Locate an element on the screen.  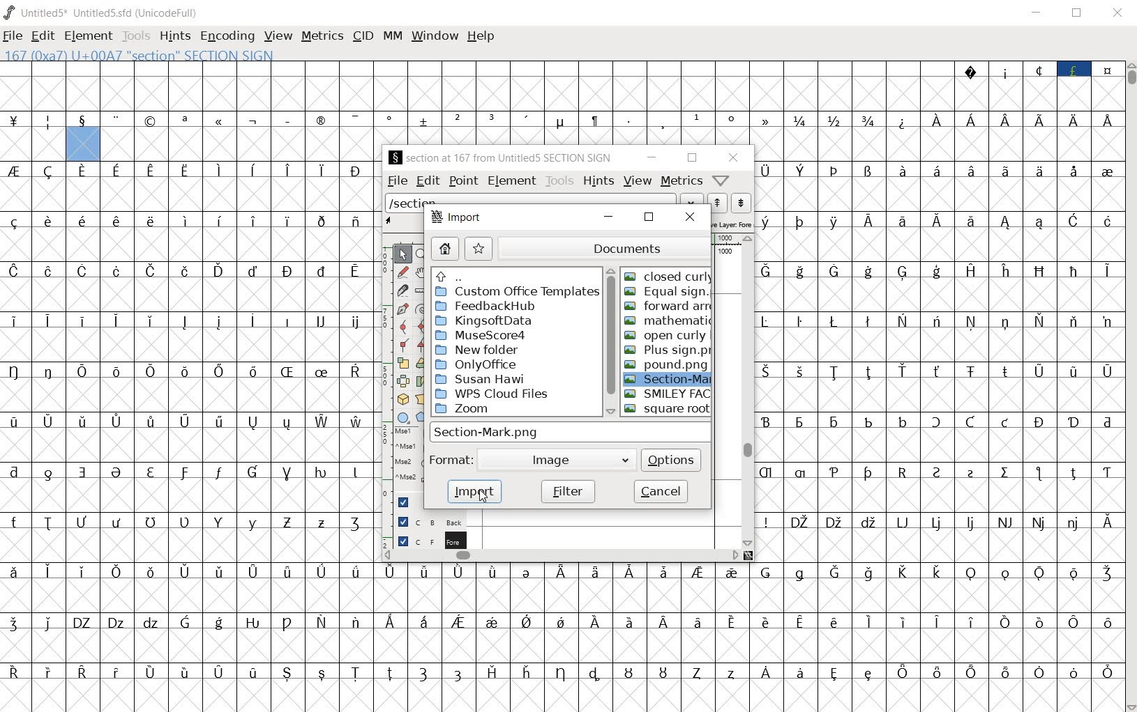
empty cells is located at coordinates (188, 396).